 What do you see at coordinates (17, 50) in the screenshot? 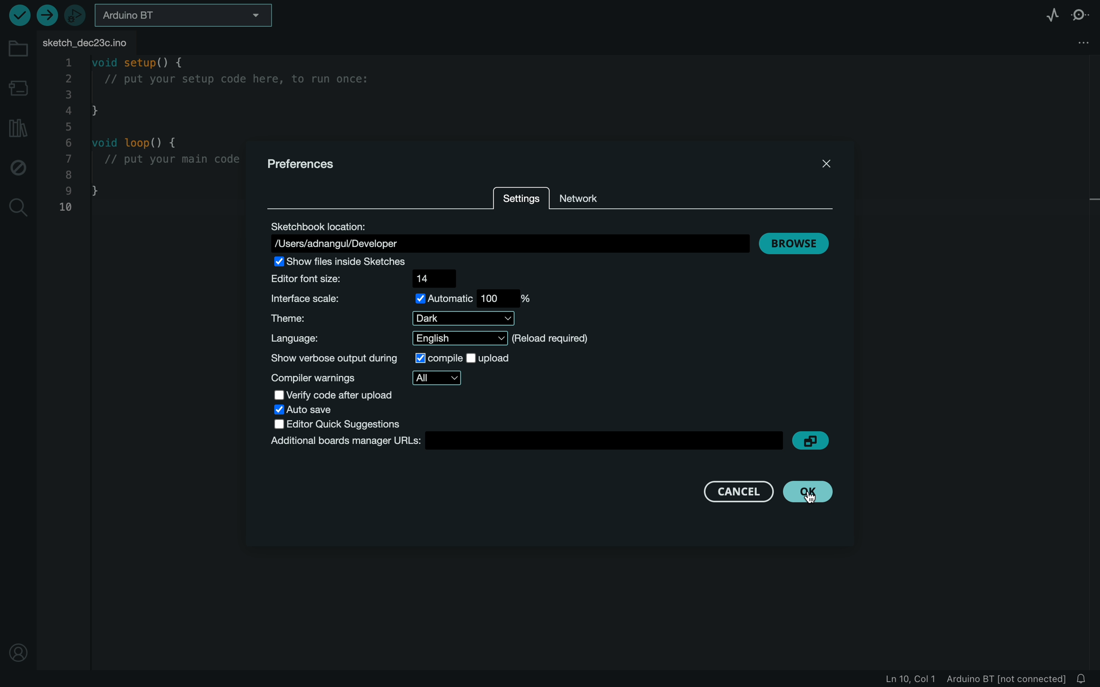
I see `folder` at bounding box center [17, 50].